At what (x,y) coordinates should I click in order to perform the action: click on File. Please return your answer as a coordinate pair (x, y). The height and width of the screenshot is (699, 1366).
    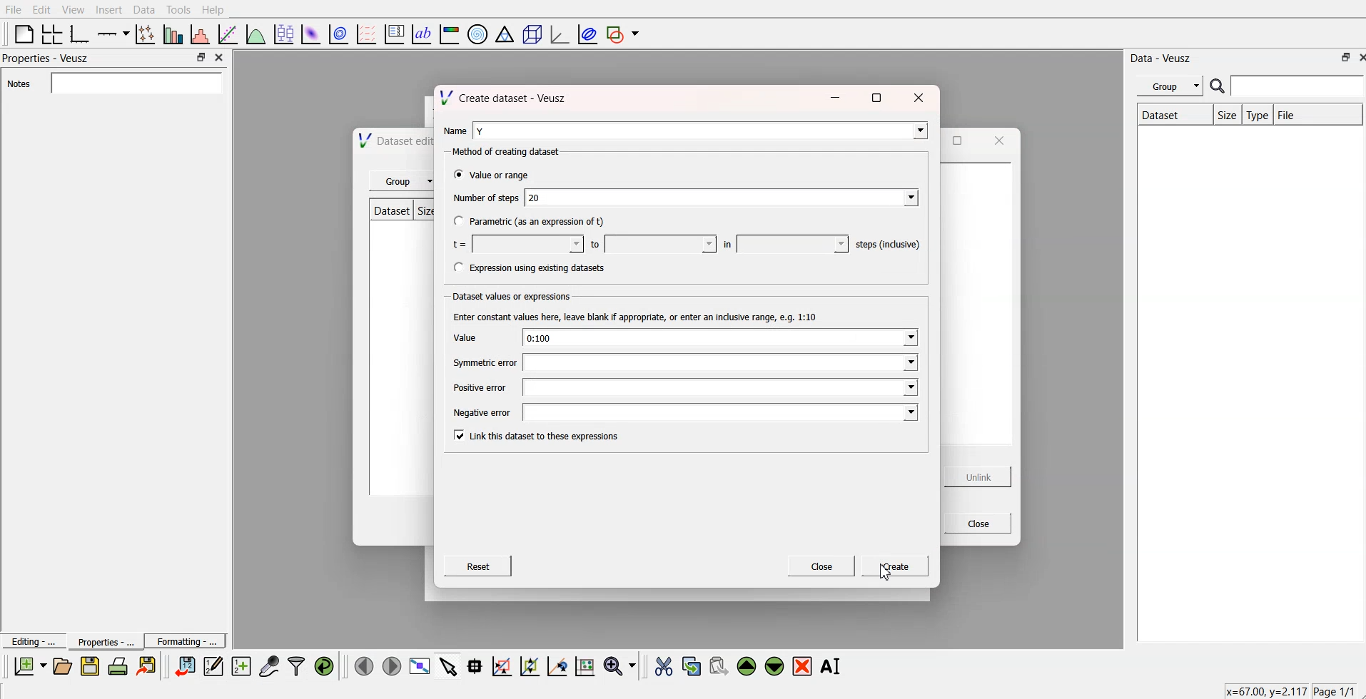
    Looking at the image, I should click on (14, 10).